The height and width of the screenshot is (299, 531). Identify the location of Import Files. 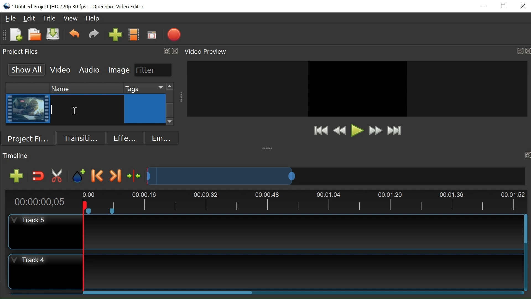
(115, 35).